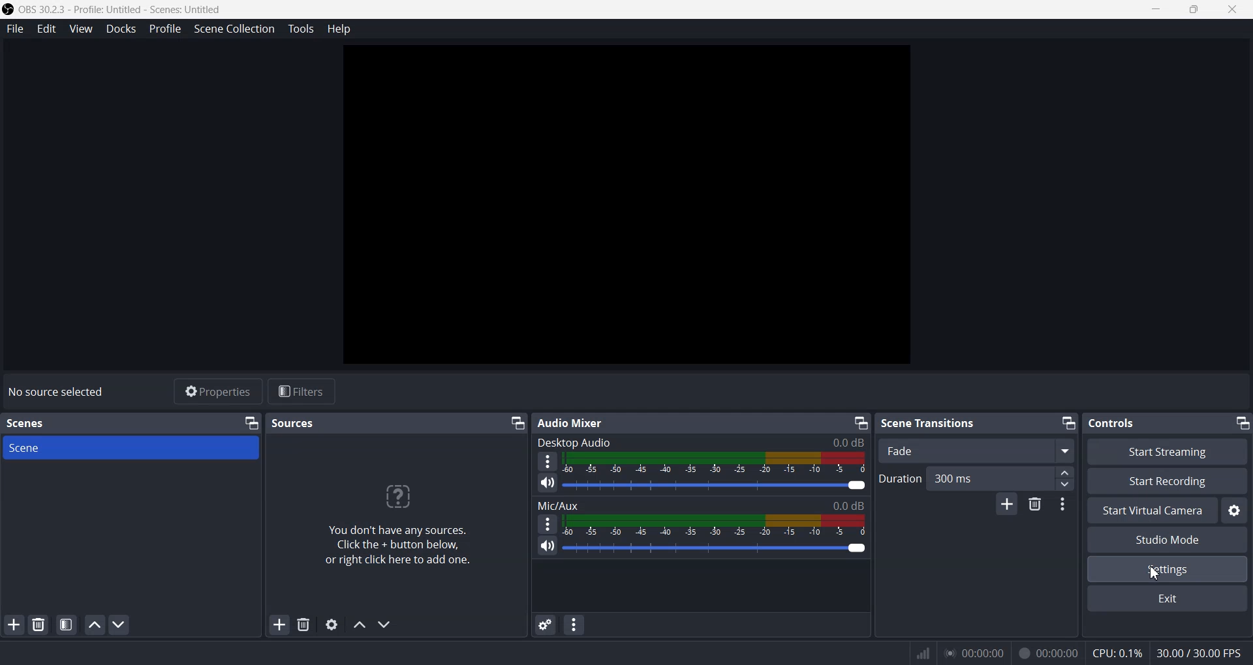 The width and height of the screenshot is (1253, 665). What do you see at coordinates (13, 625) in the screenshot?
I see `Add Scene` at bounding box center [13, 625].